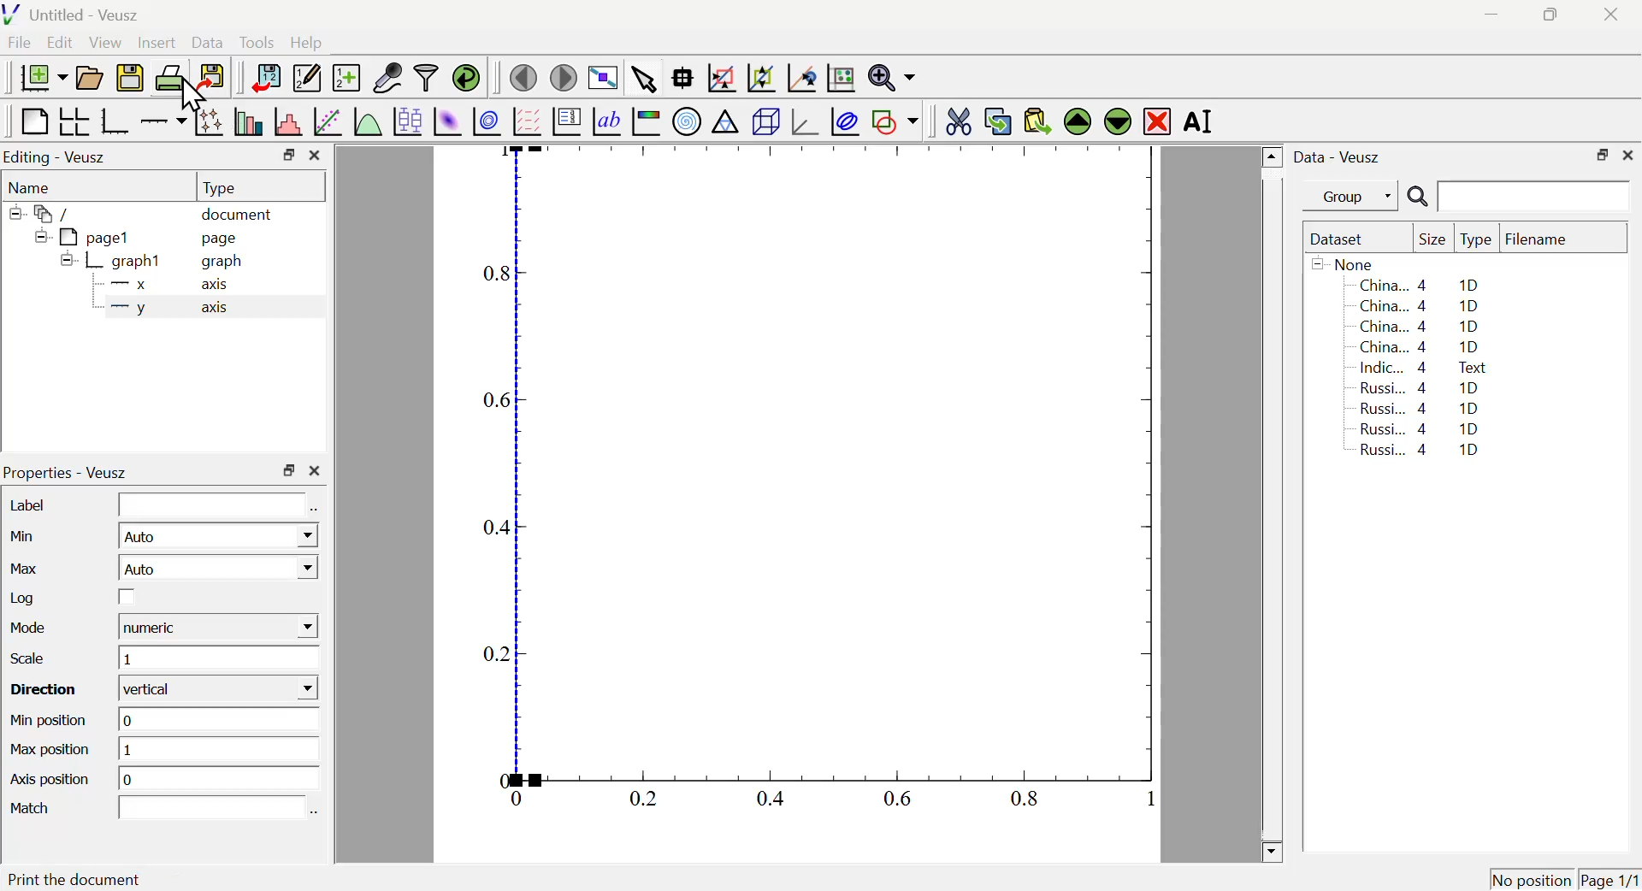 Image resolution: width=1642 pixels, height=891 pixels. Describe the element at coordinates (895, 121) in the screenshot. I see `Add a shape` at that location.